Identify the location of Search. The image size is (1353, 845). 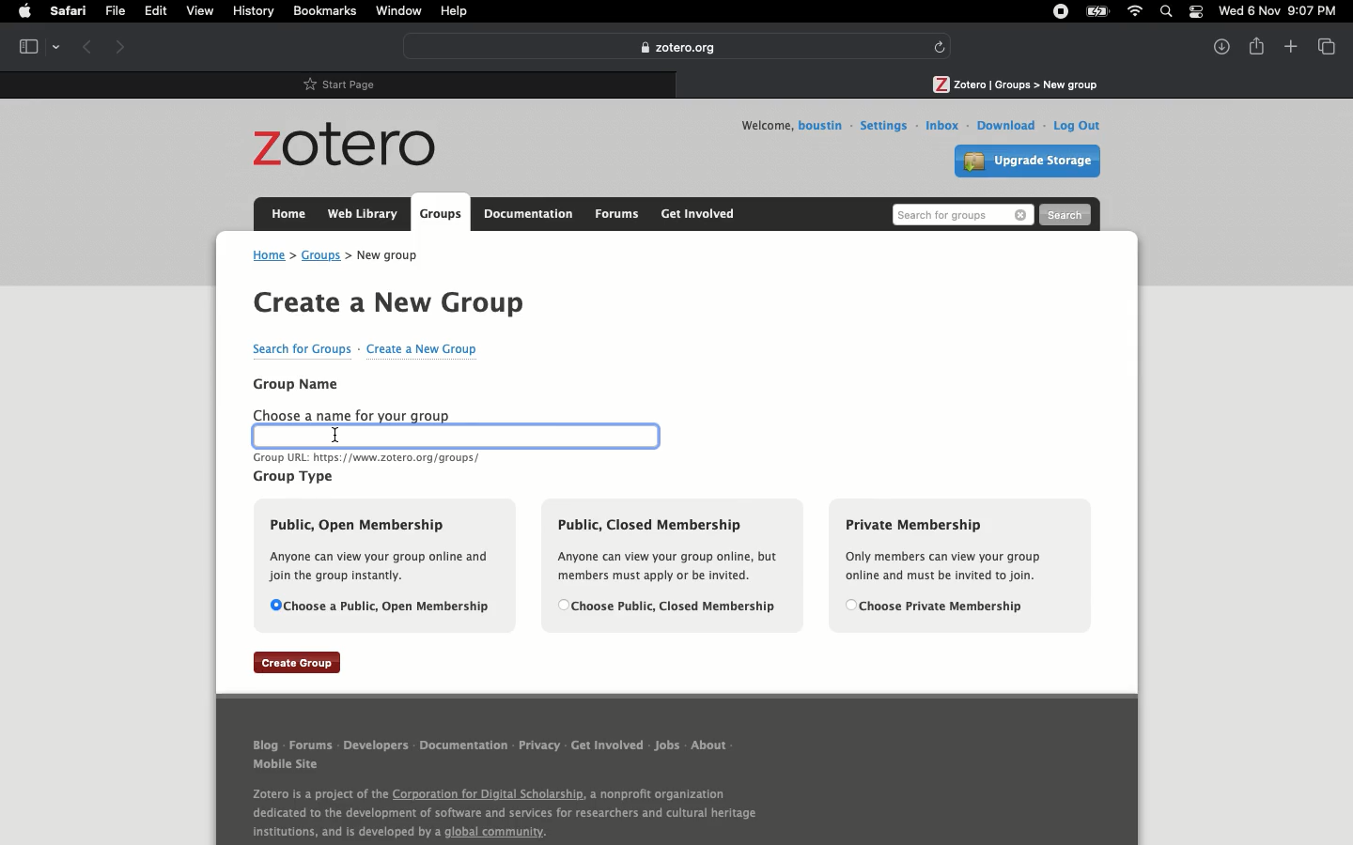
(962, 214).